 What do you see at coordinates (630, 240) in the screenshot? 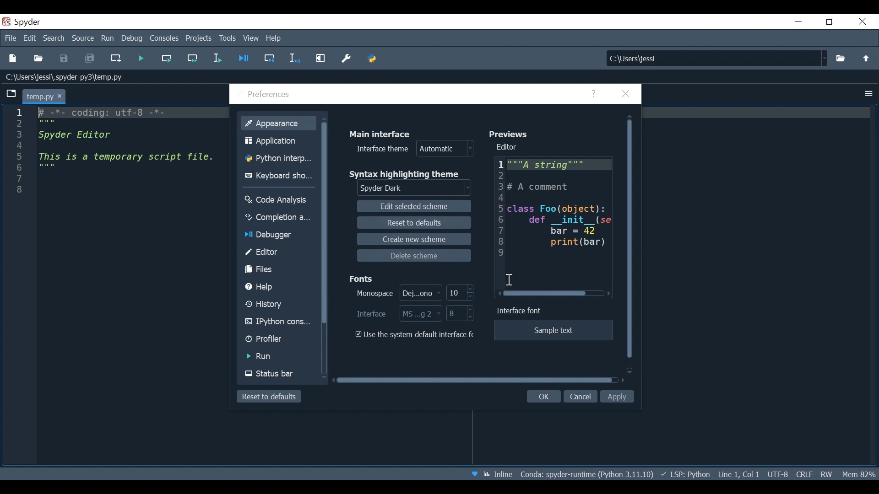
I see `Vertical Scroll bar` at bounding box center [630, 240].